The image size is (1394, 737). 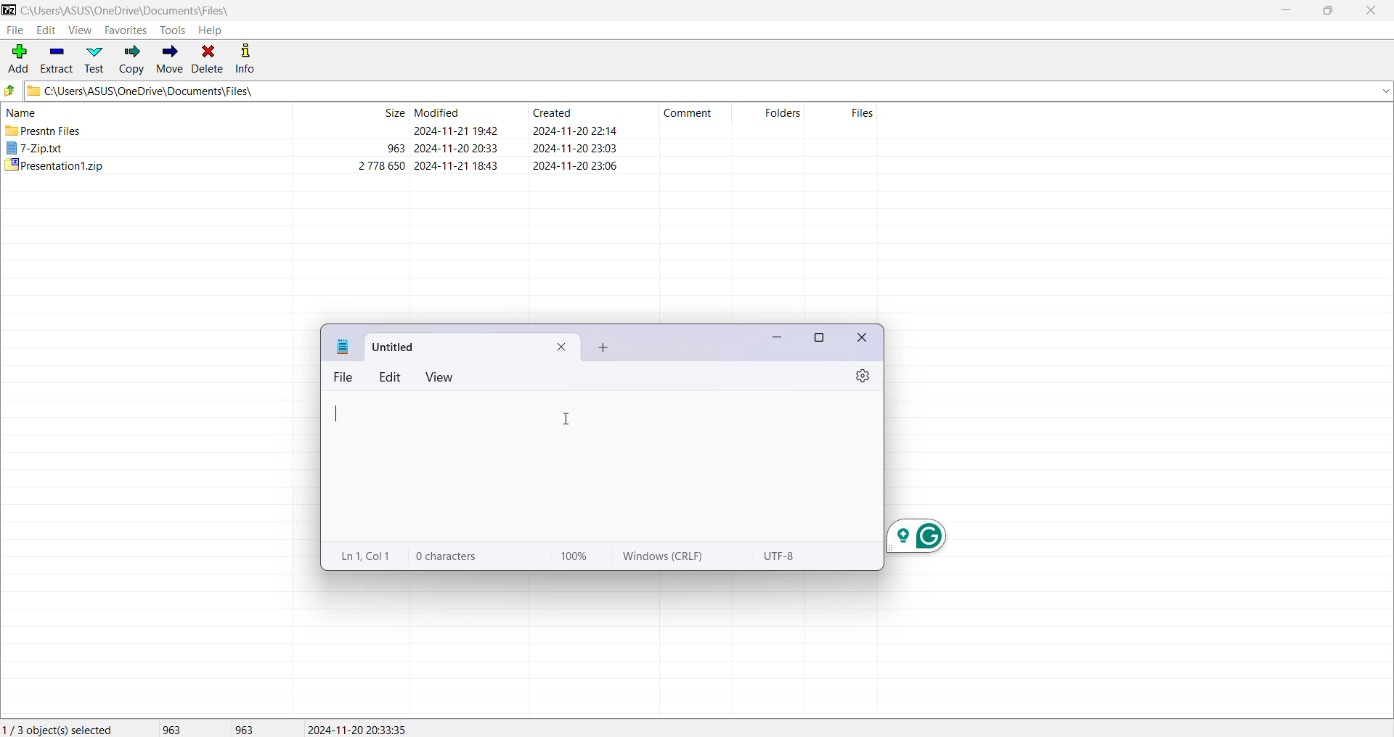 I want to click on view, so click(x=438, y=377).